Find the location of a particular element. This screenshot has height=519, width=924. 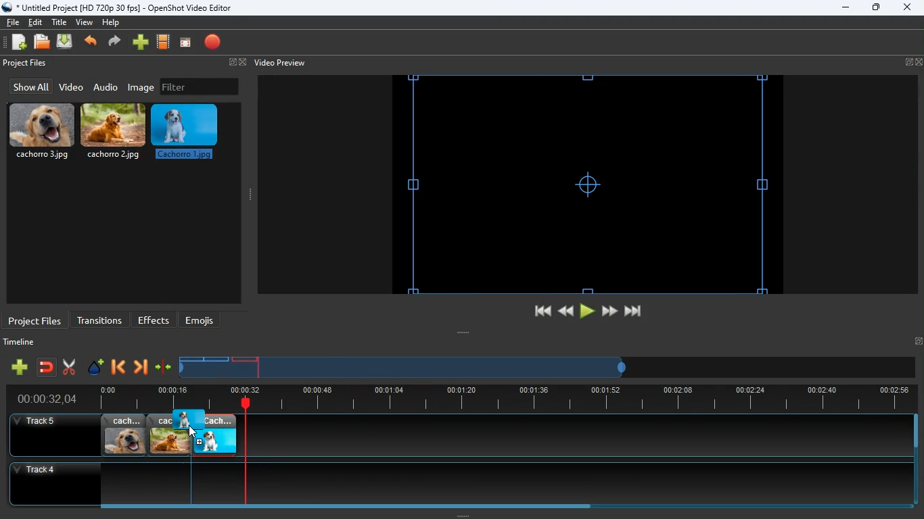

video is located at coordinates (70, 88).